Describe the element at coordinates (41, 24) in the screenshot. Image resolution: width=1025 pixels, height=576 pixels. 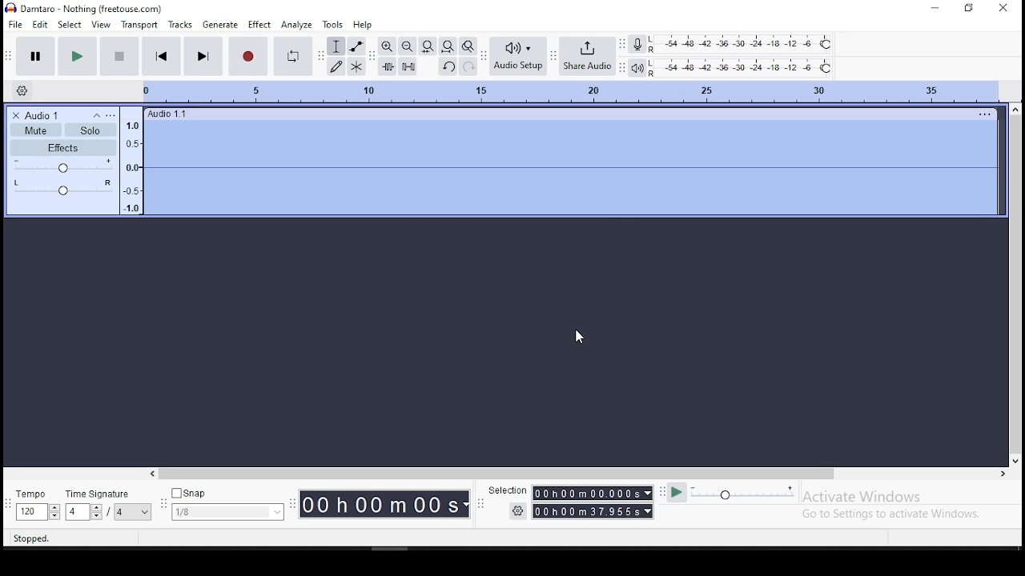
I see `edit` at that location.